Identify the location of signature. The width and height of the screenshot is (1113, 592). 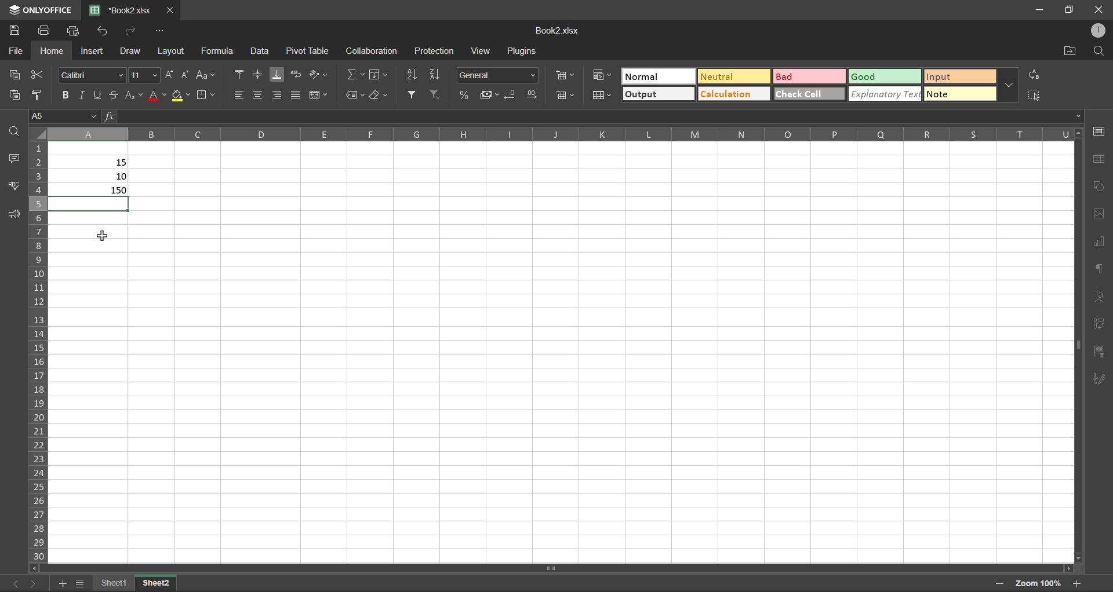
(1100, 379).